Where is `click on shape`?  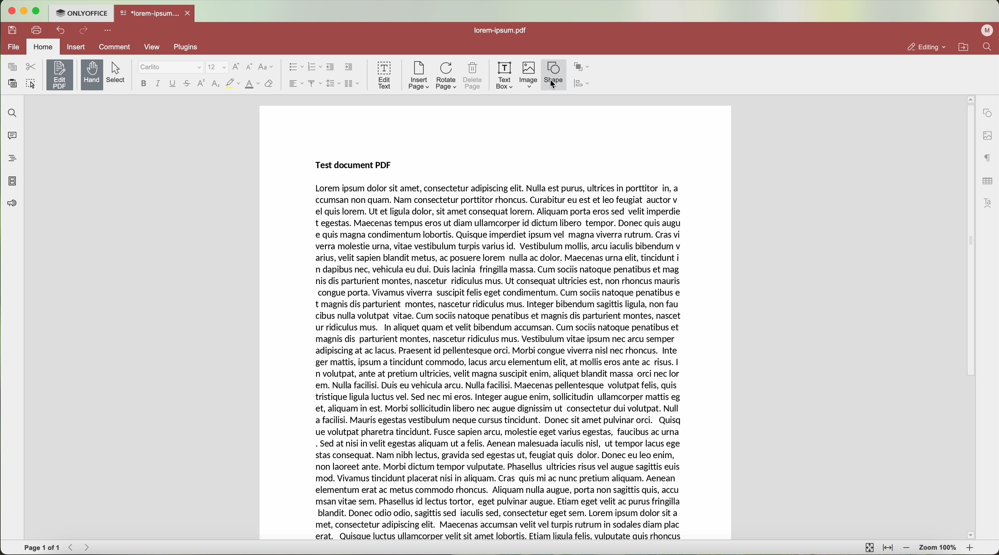
click on shape is located at coordinates (554, 75).